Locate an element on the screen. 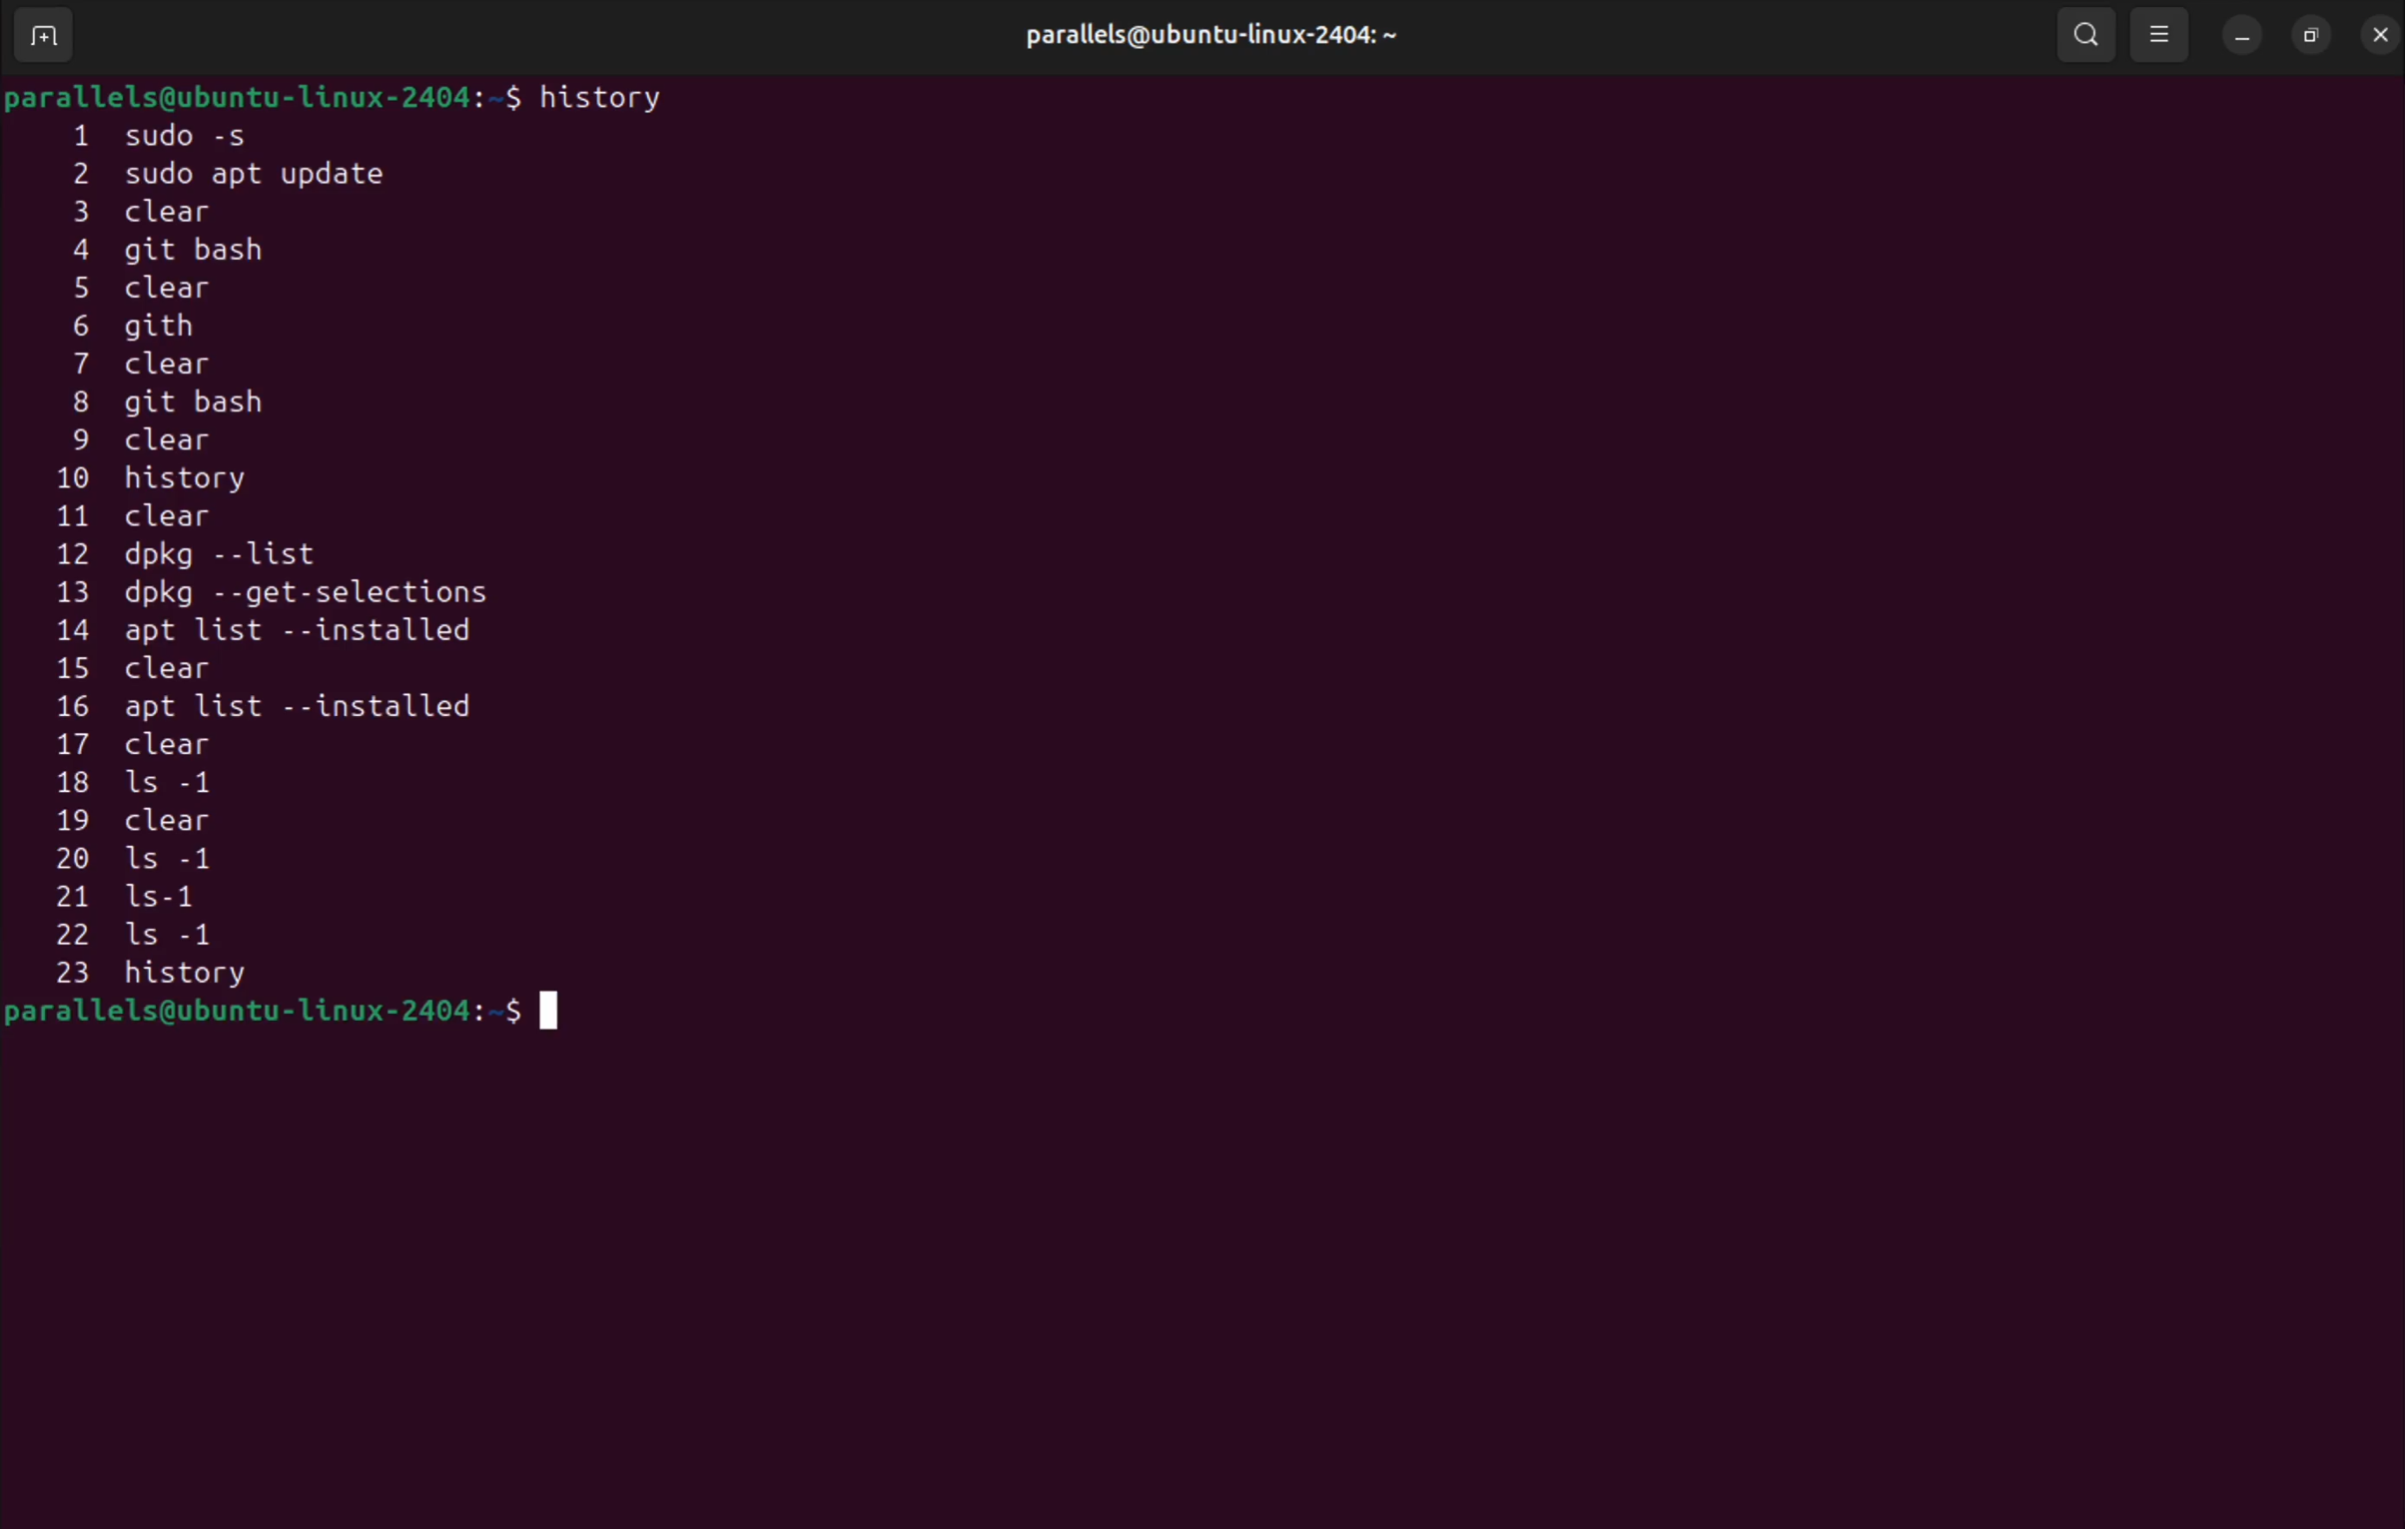  2 sudo apt update is located at coordinates (247, 175).